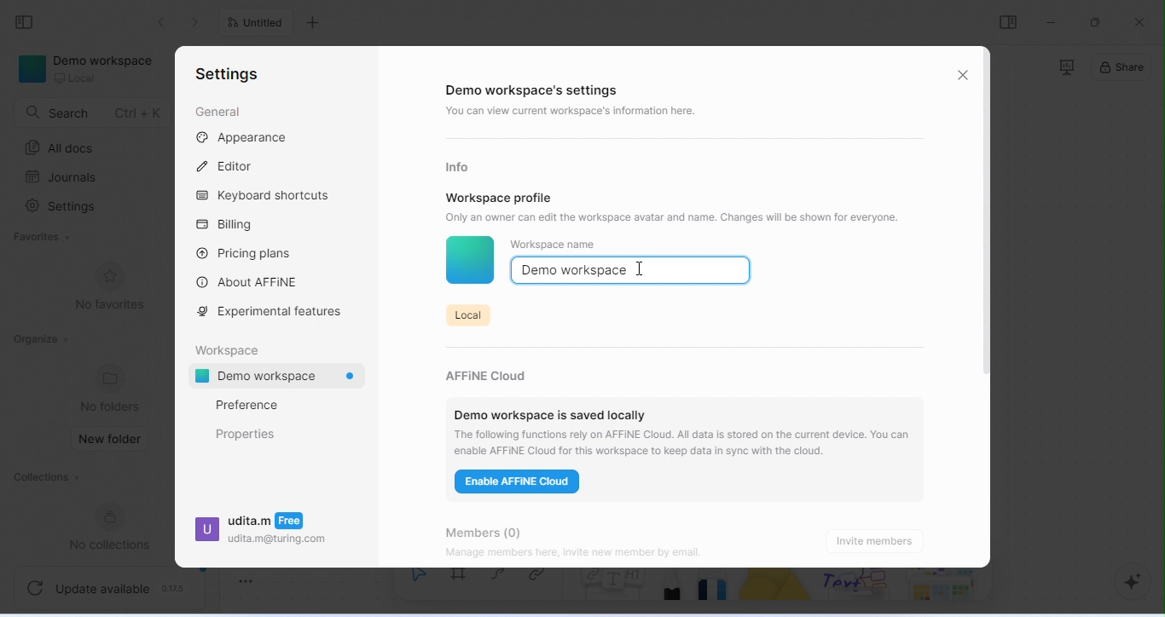 This screenshot has width=1165, height=617. What do you see at coordinates (941, 586) in the screenshot?
I see `arrows and more` at bounding box center [941, 586].